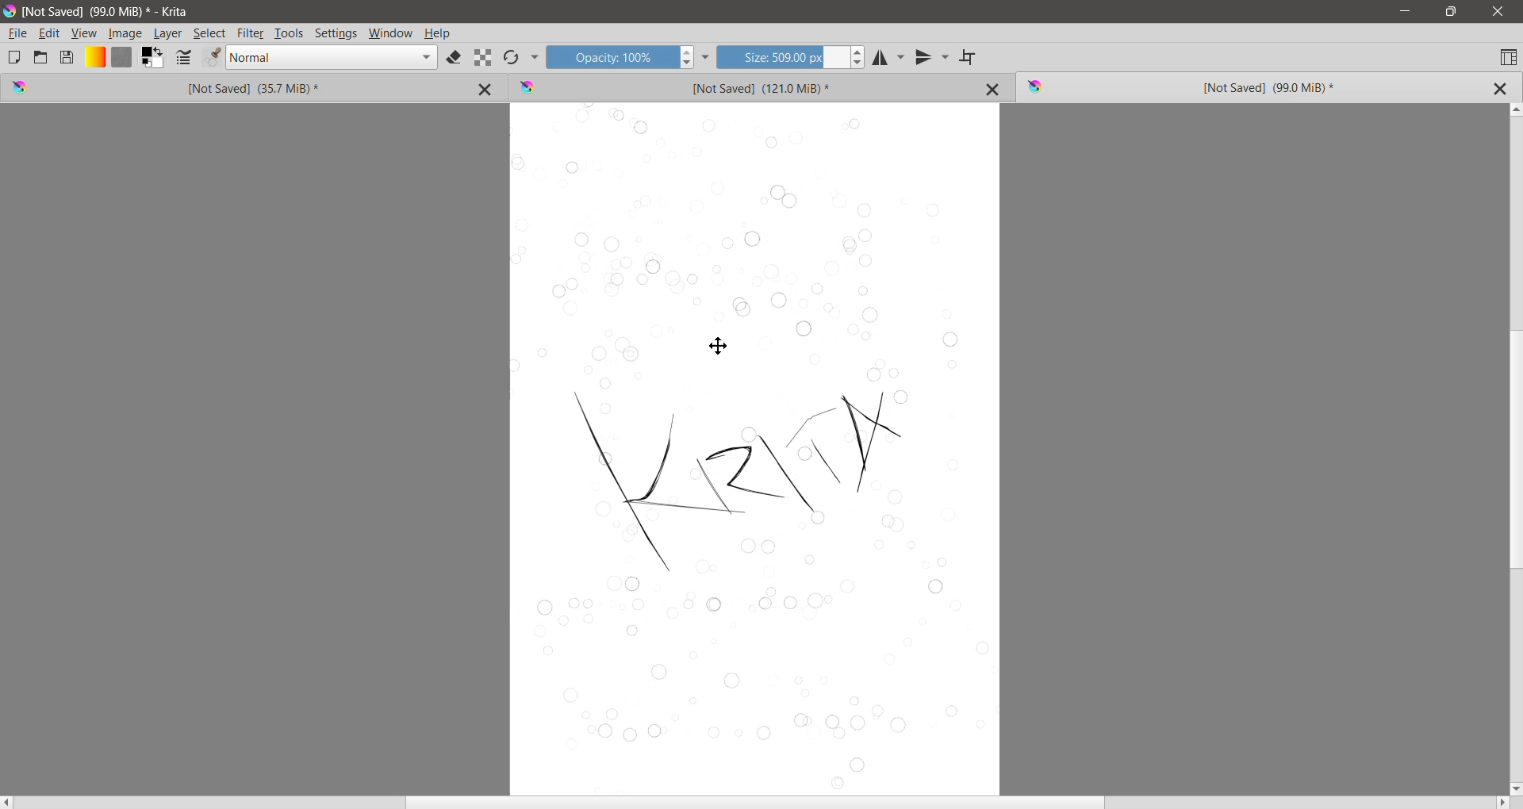 This screenshot has height=809, width=1523. I want to click on Move tool cursor, so click(719, 346).